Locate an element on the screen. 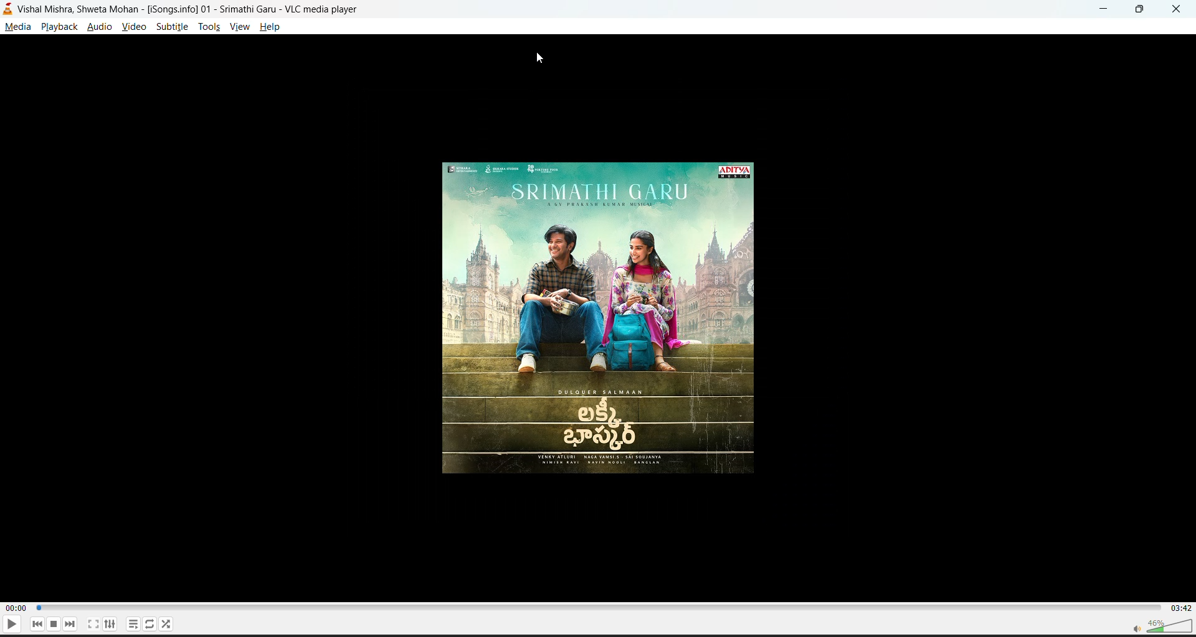  track slider is located at coordinates (596, 606).